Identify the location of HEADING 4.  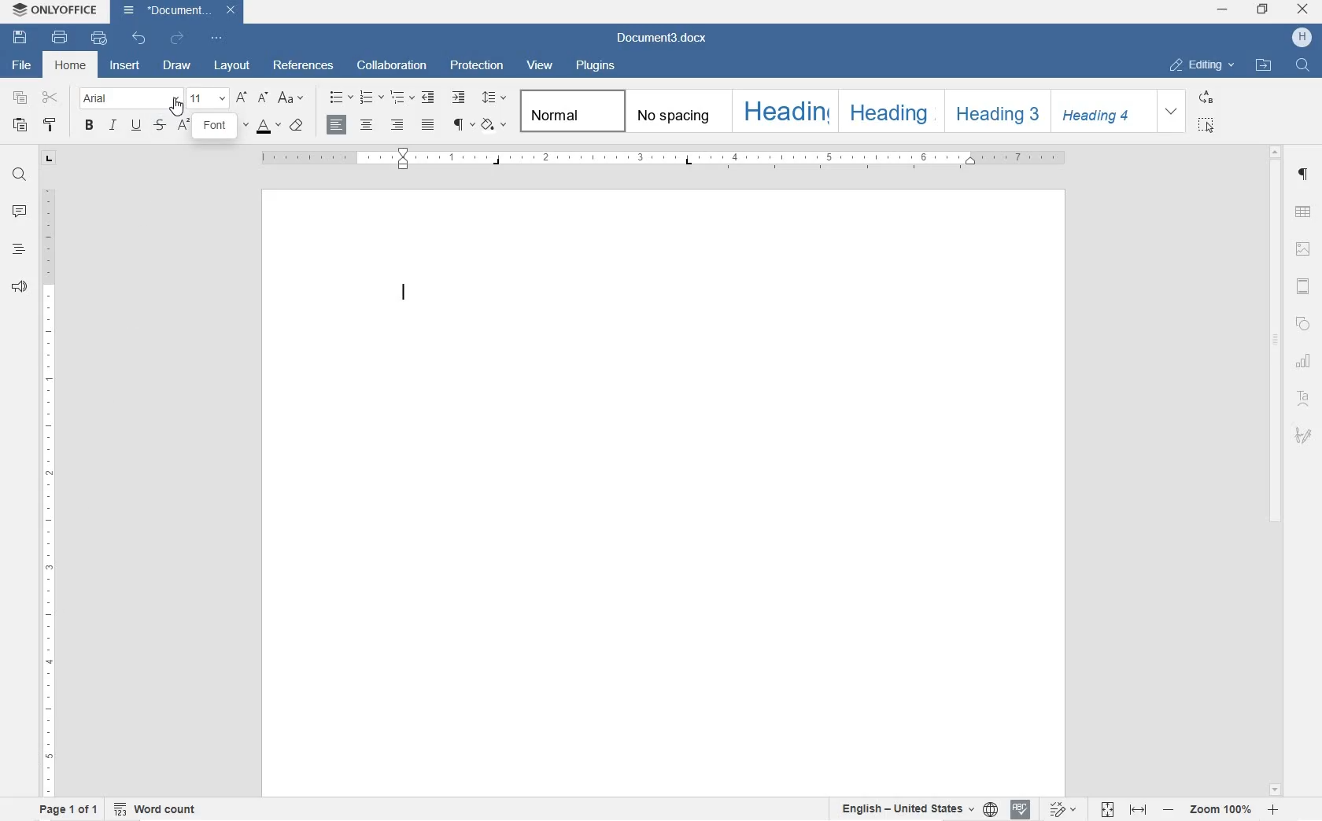
(1100, 110).